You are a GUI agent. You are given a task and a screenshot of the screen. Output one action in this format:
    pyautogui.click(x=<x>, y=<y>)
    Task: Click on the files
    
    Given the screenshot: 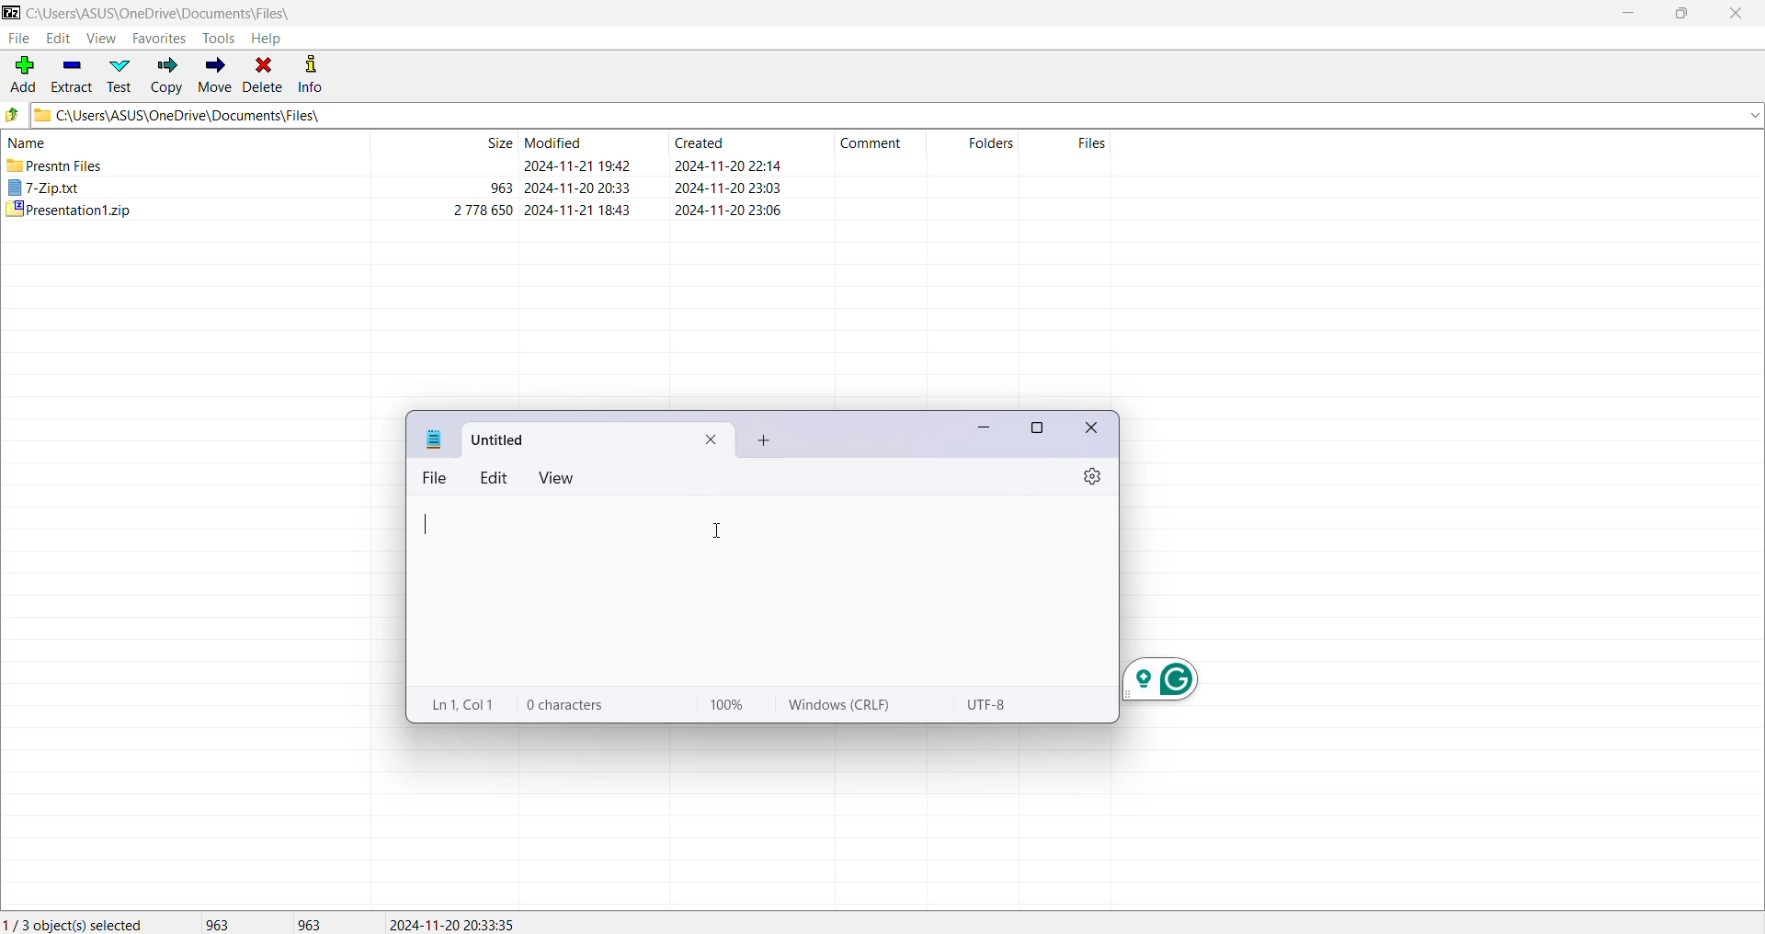 What is the action you would take?
    pyautogui.click(x=1092, y=142)
    